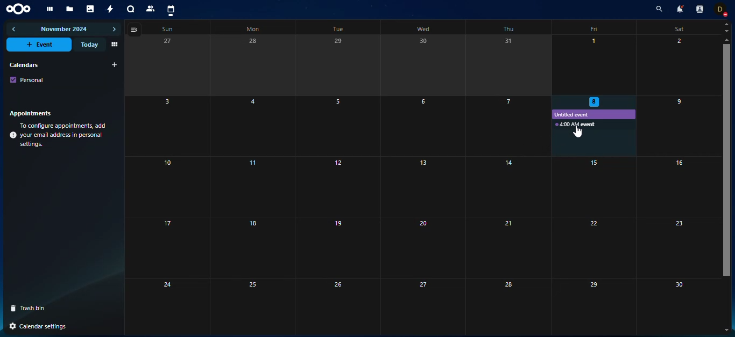 The width and height of the screenshot is (735, 337). What do you see at coordinates (508, 30) in the screenshot?
I see `thu` at bounding box center [508, 30].